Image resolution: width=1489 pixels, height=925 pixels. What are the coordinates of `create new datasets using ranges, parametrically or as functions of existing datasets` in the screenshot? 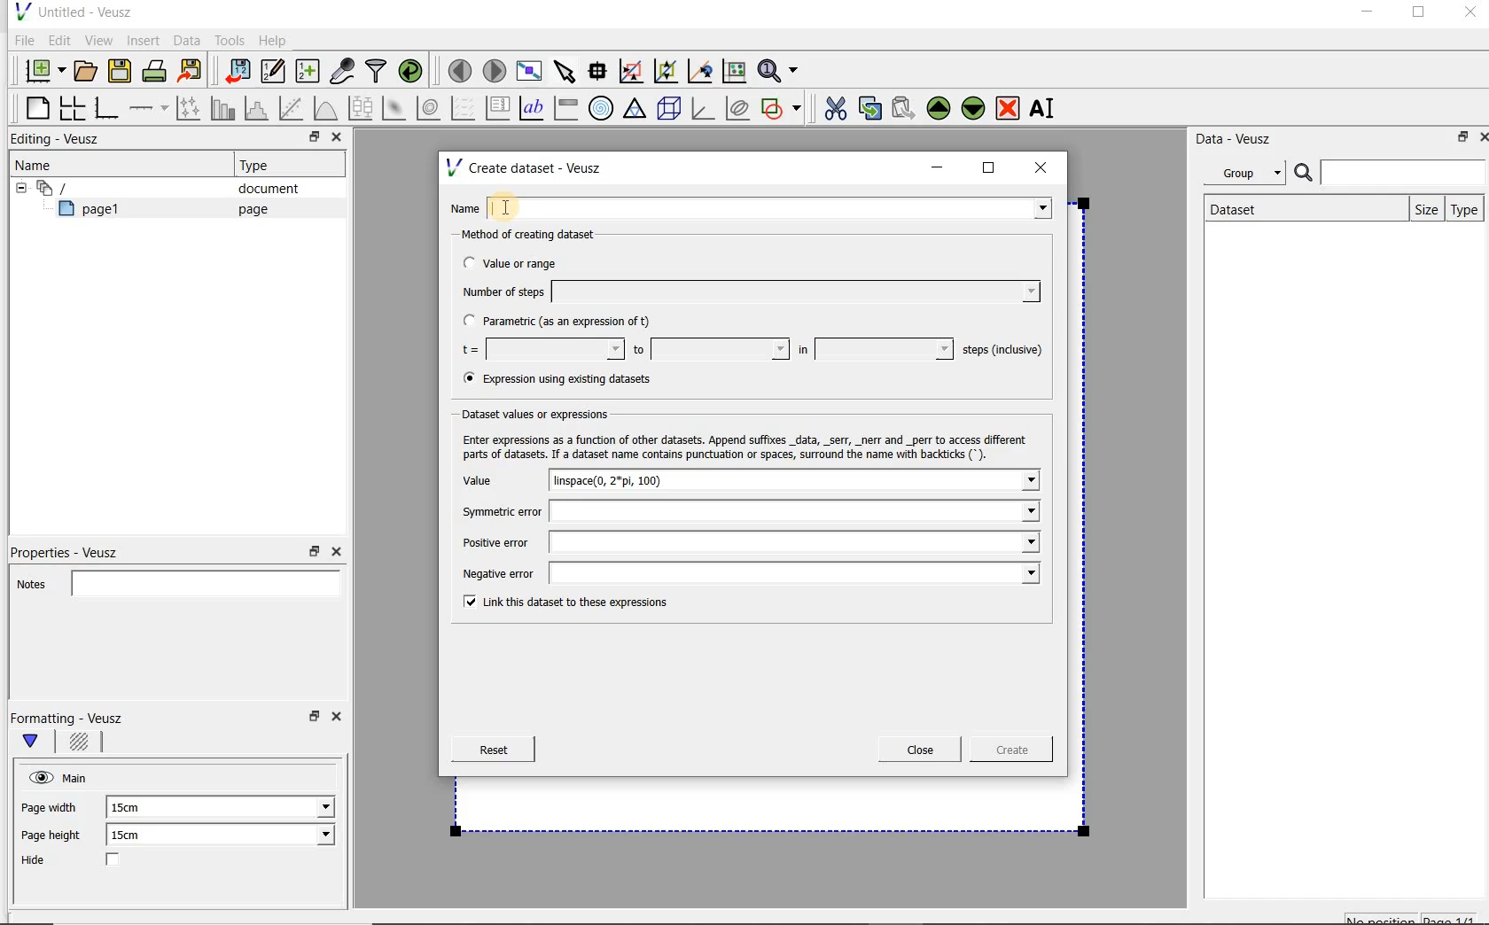 It's located at (308, 72).